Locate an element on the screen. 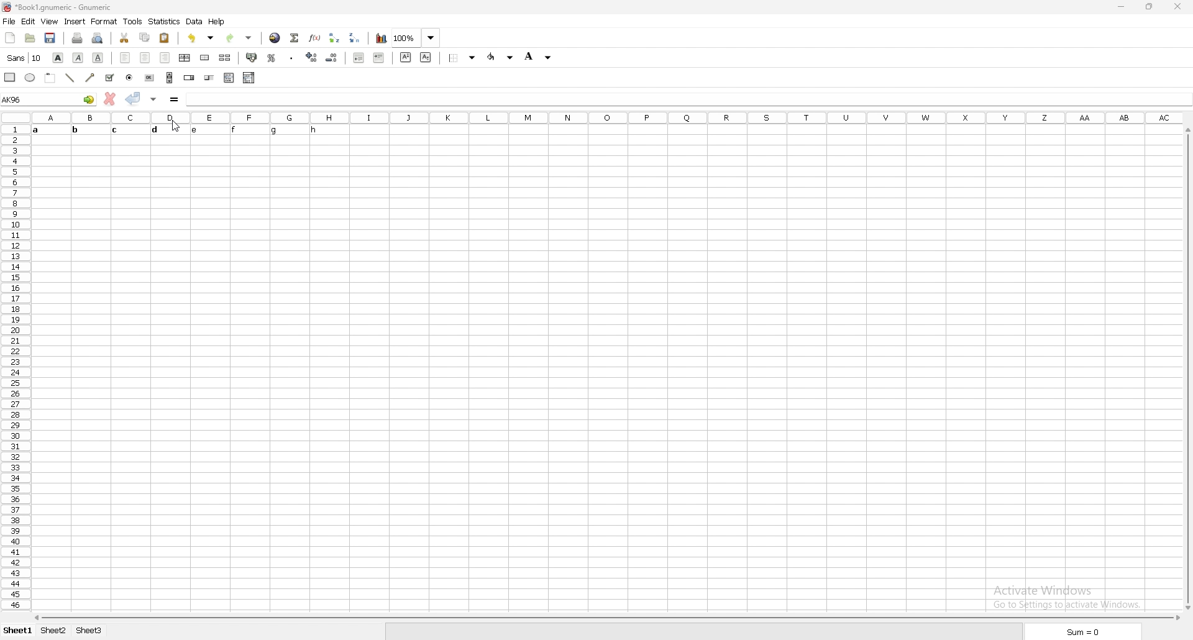 The height and width of the screenshot is (640, 1193). help is located at coordinates (216, 21).